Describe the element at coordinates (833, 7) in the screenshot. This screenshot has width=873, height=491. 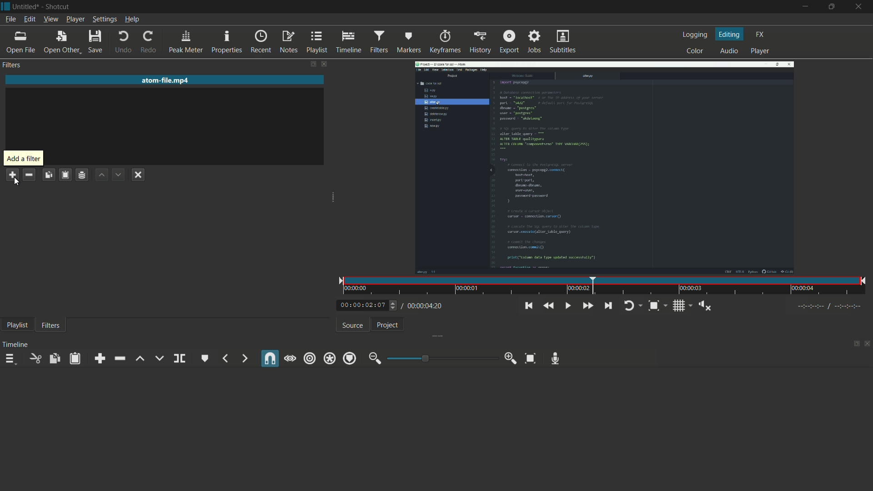
I see `maximize` at that location.